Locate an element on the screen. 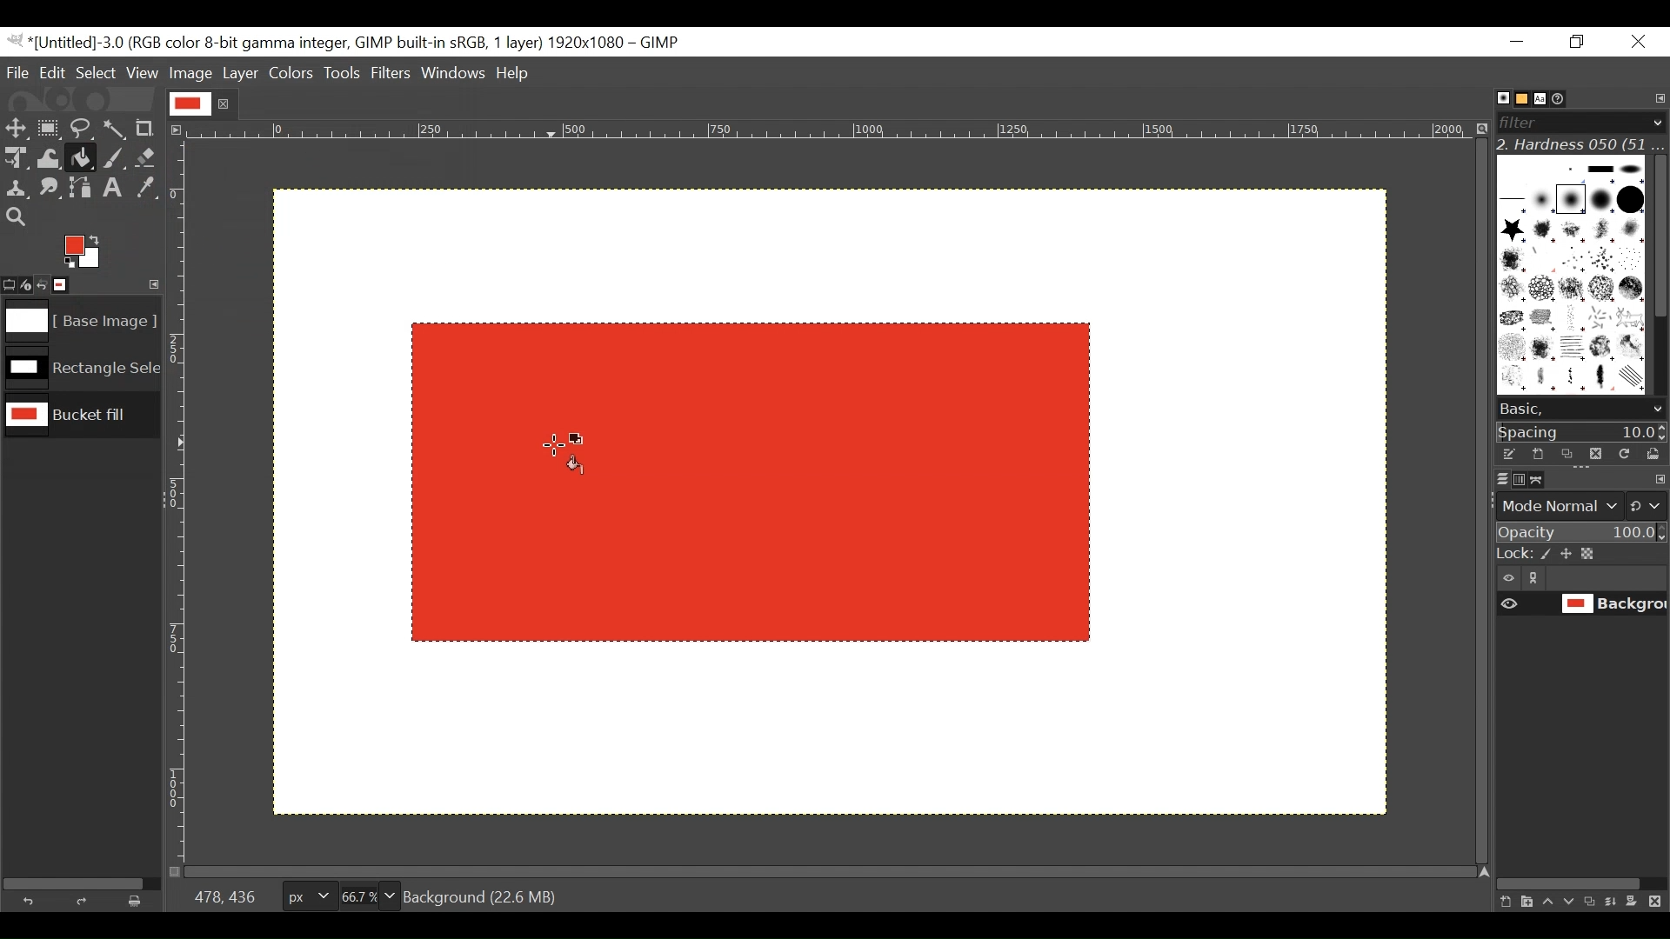 The width and height of the screenshot is (1670, 939). Path tool is located at coordinates (83, 188).